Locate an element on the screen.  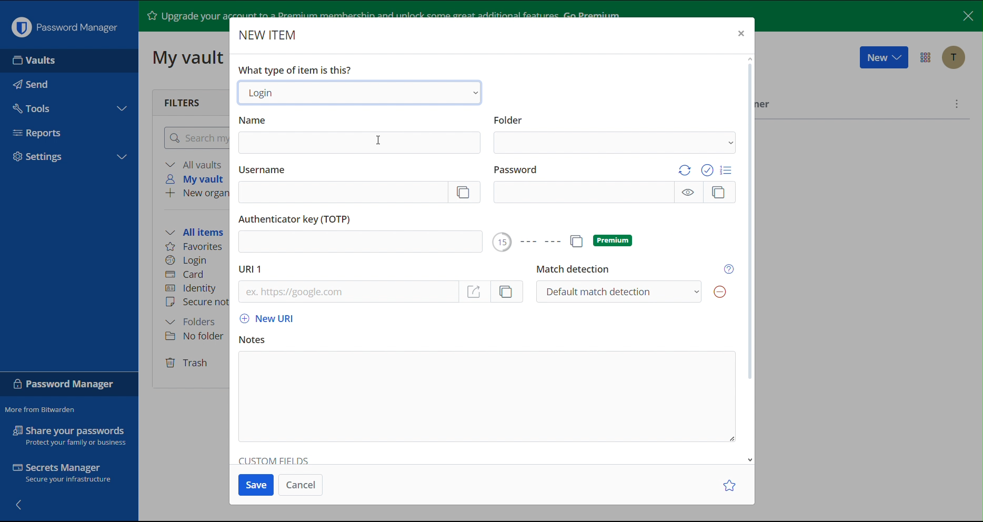
Search my vault is located at coordinates (196, 137).